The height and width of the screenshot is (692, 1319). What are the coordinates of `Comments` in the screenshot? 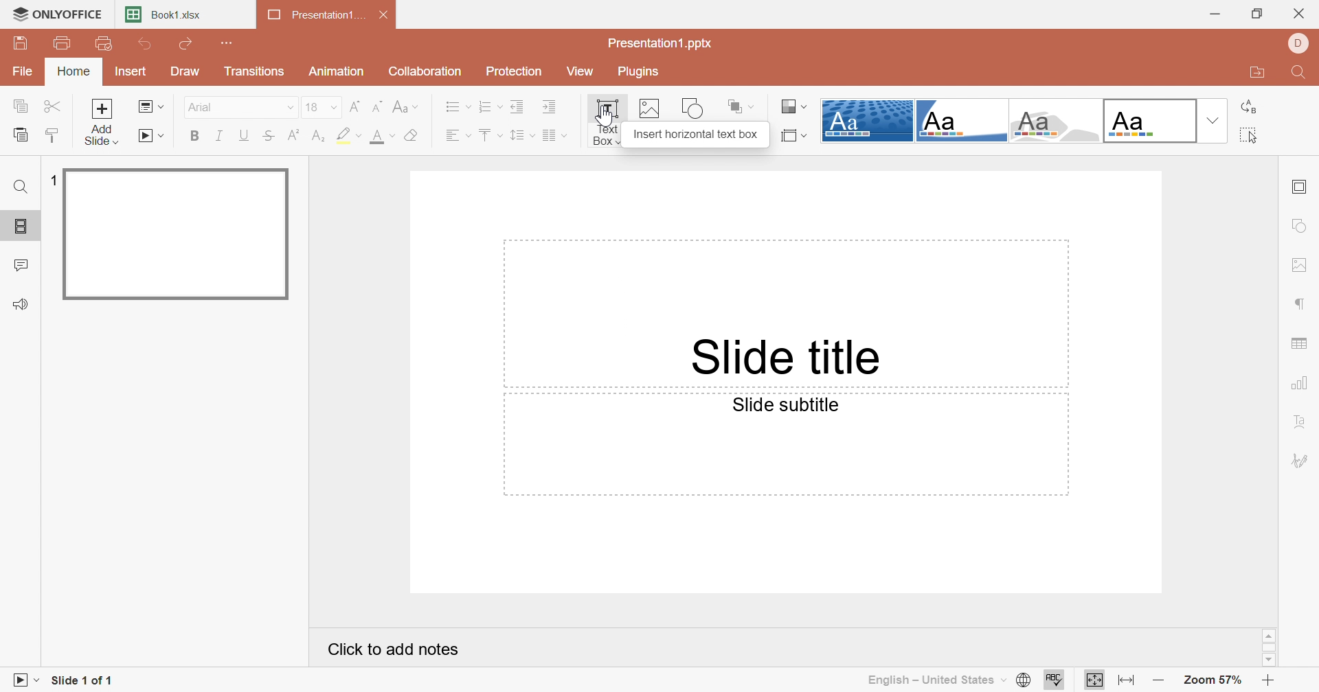 It's located at (23, 264).